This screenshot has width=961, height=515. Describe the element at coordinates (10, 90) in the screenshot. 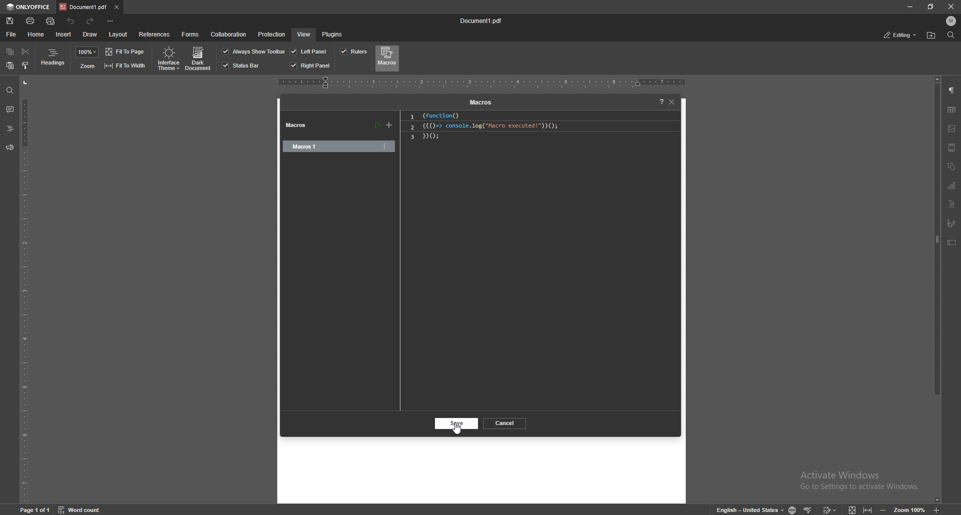

I see `find` at that location.